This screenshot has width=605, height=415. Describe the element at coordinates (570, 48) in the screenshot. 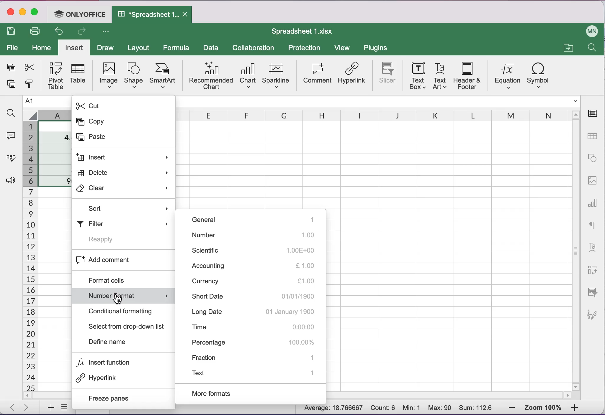

I see `open a file location` at that location.